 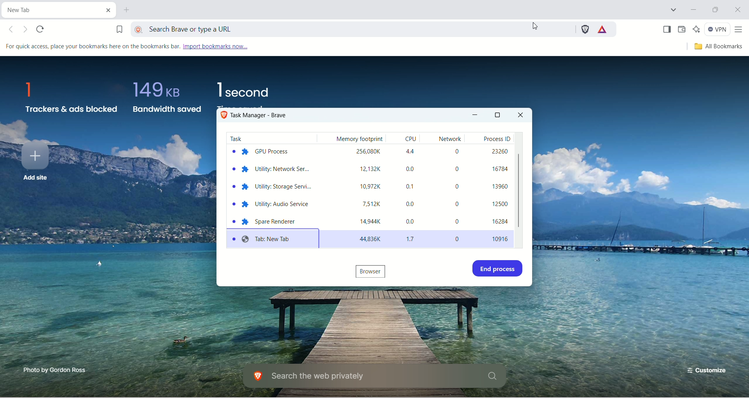 What do you see at coordinates (34, 164) in the screenshot?
I see `add site` at bounding box center [34, 164].